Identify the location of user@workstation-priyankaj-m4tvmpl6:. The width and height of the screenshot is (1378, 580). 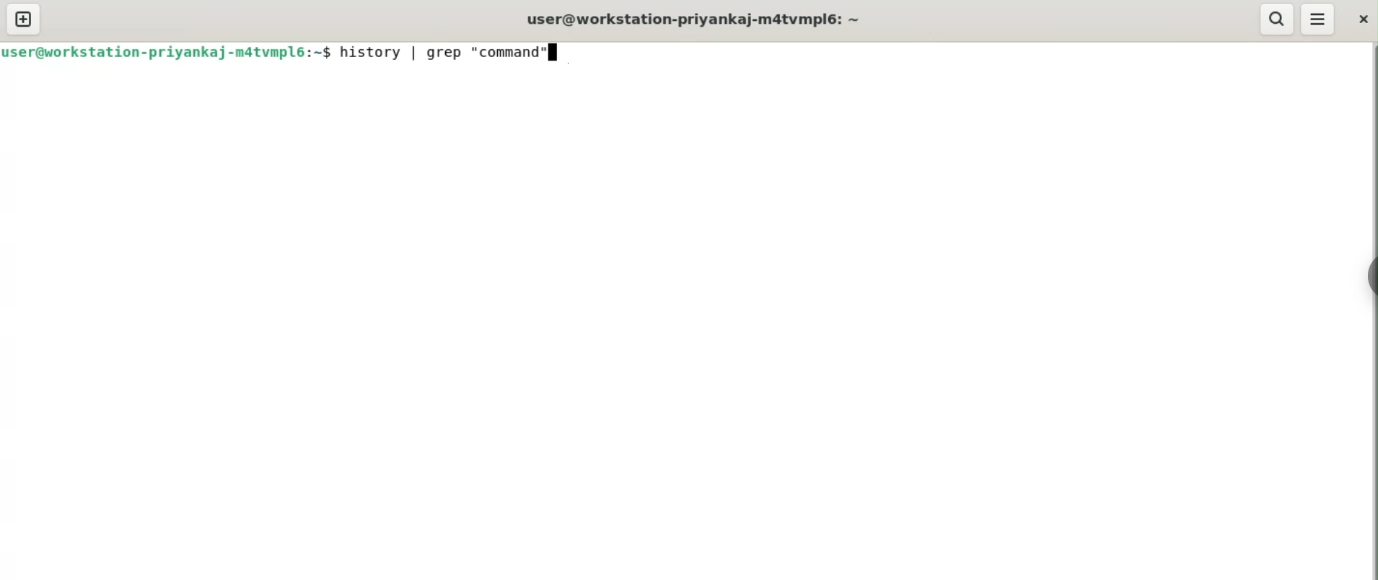
(157, 51).